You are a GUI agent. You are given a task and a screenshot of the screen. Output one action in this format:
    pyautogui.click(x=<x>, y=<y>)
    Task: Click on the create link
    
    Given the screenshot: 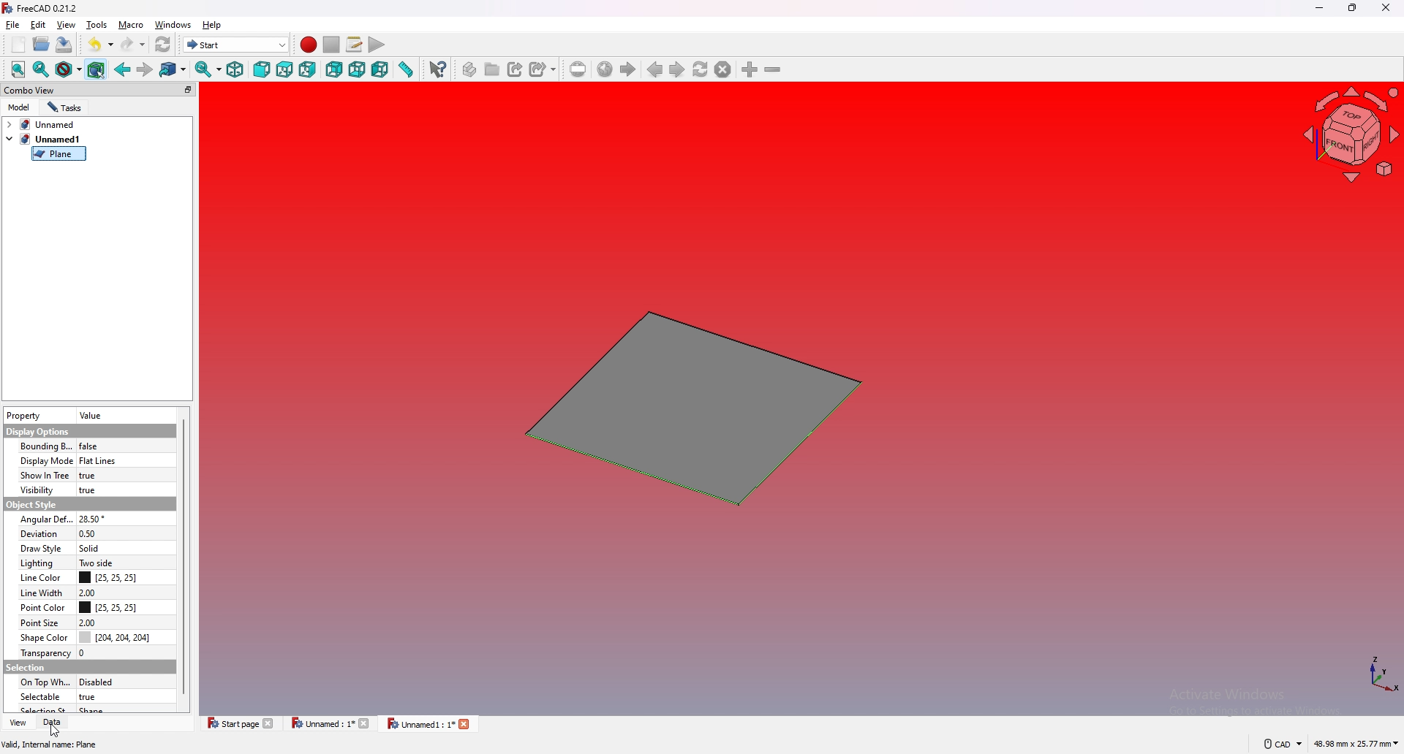 What is the action you would take?
    pyautogui.click(x=517, y=69)
    